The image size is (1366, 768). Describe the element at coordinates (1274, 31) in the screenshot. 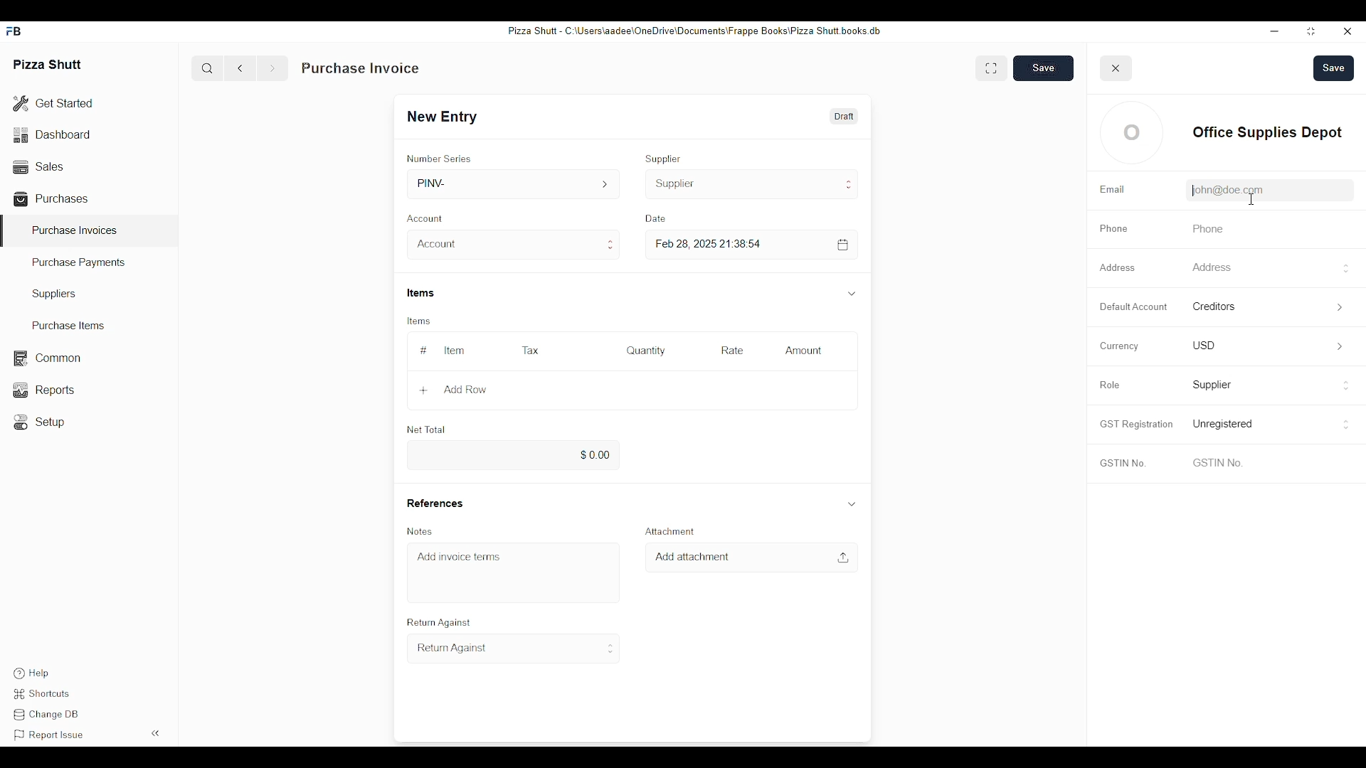

I see `minimize` at that location.